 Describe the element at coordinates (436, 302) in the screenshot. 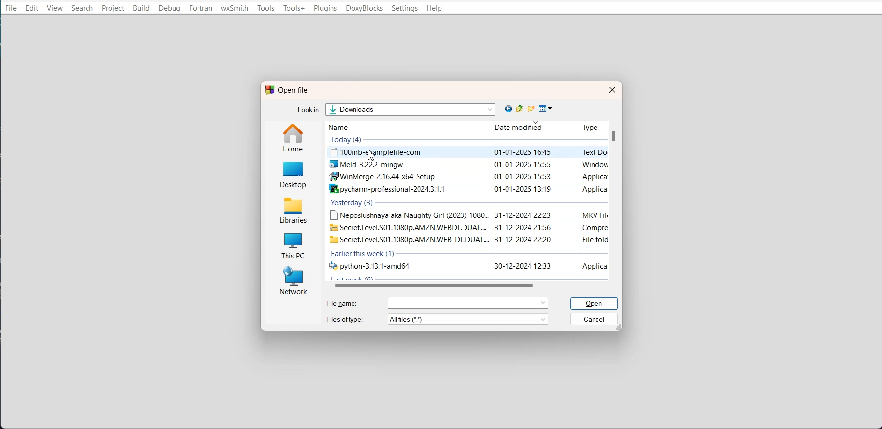

I see `File name` at that location.